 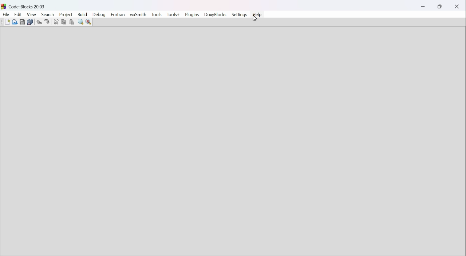 I want to click on Open, so click(x=15, y=22).